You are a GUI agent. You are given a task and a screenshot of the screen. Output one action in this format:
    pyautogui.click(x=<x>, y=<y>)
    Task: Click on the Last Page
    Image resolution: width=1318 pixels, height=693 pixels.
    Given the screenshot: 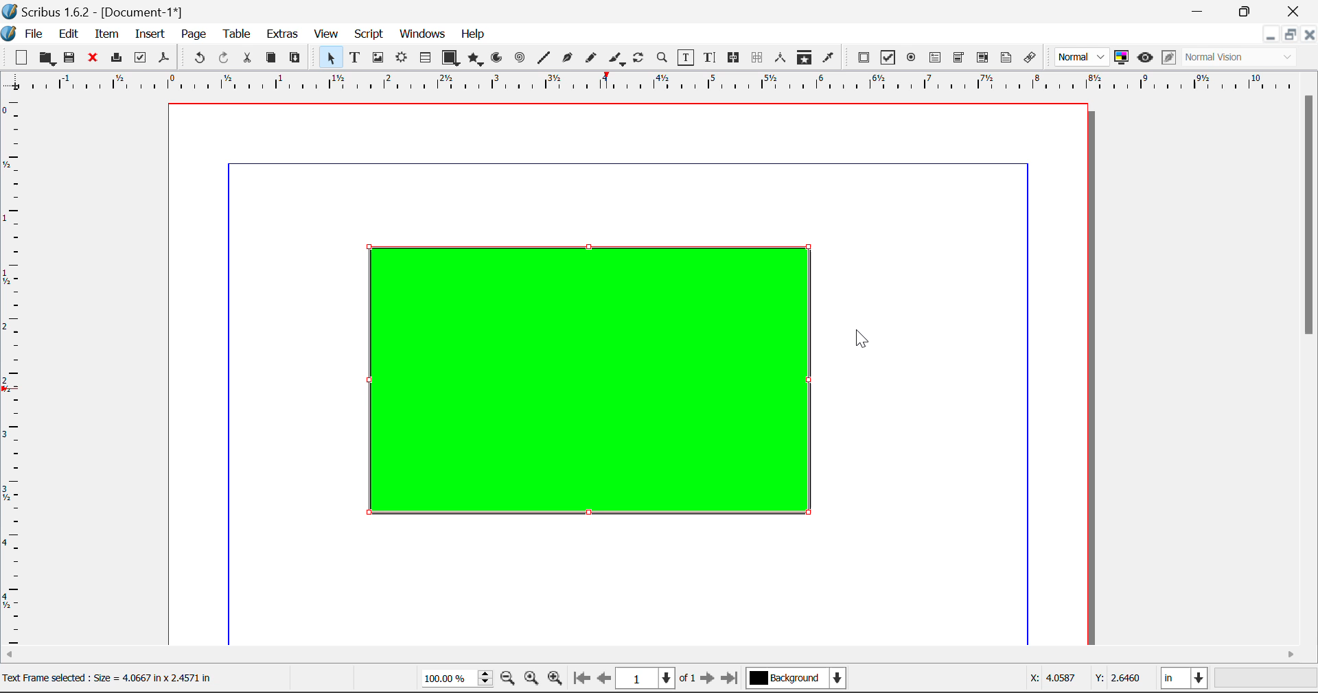 What is the action you would take?
    pyautogui.click(x=732, y=680)
    